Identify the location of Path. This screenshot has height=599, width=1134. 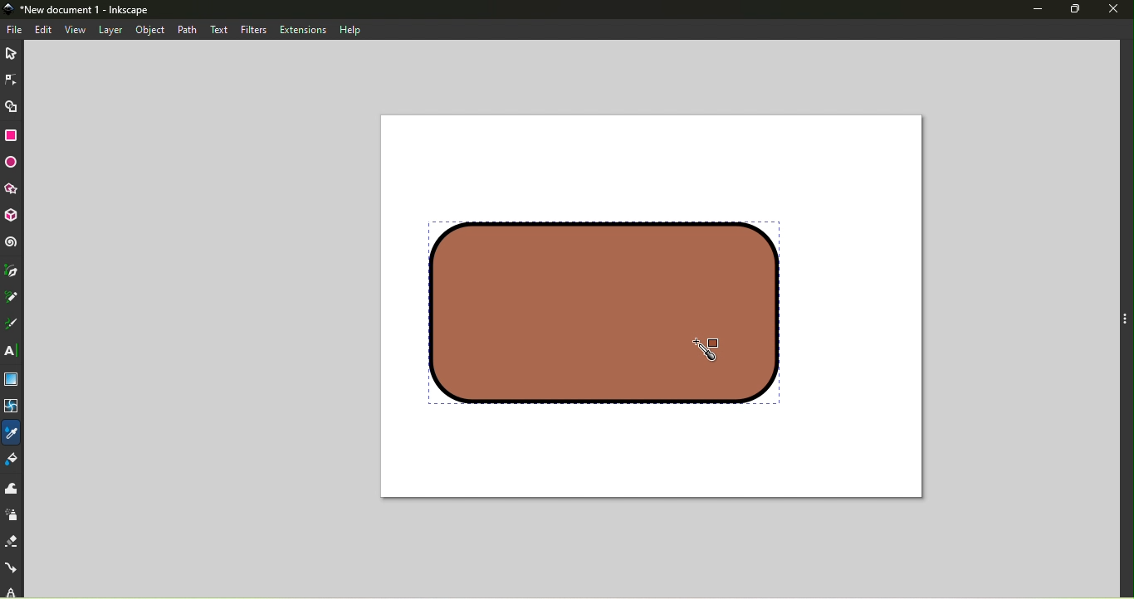
(191, 30).